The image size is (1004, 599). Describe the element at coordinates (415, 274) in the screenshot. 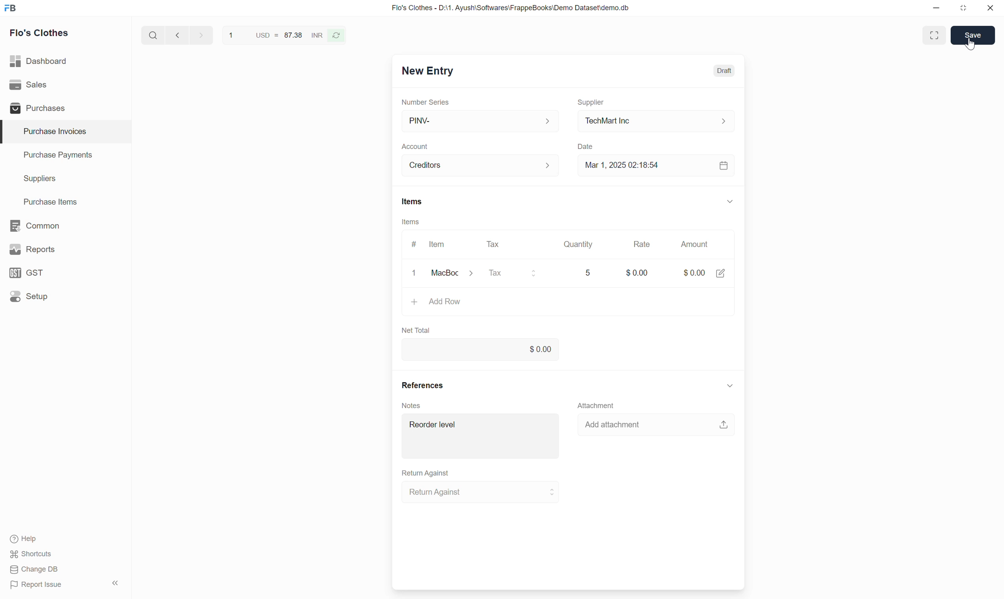

I see `clear/remove input` at that location.